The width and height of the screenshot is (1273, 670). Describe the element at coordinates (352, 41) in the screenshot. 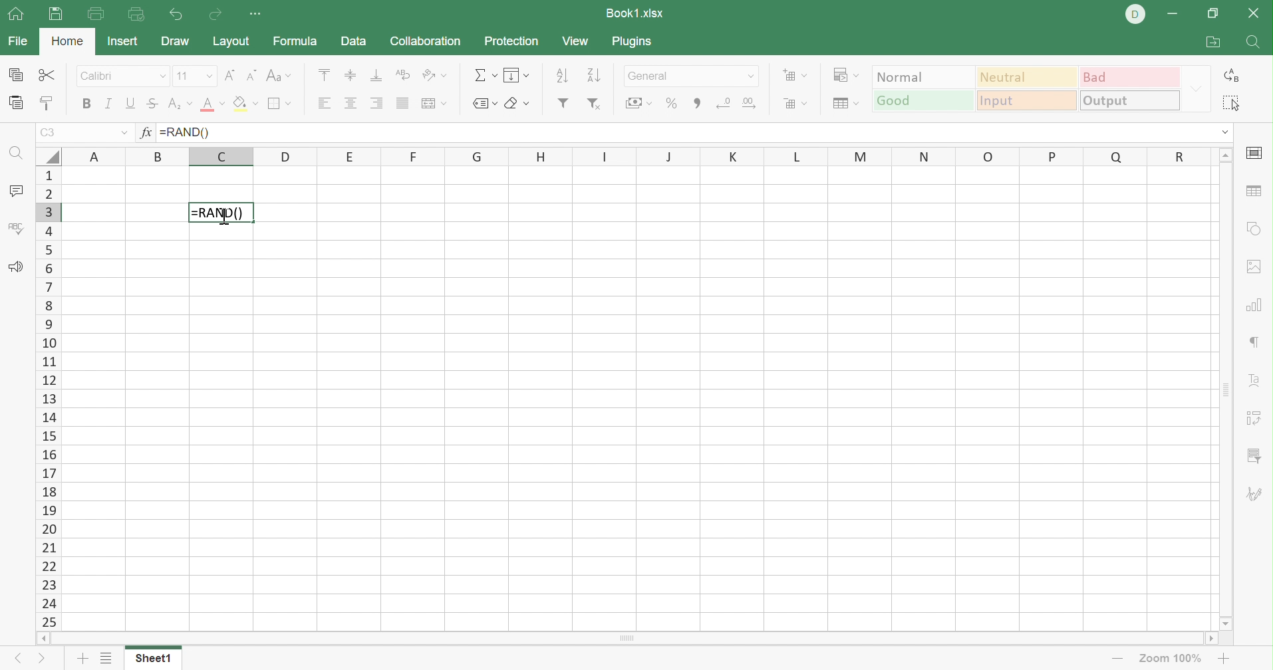

I see `Data` at that location.